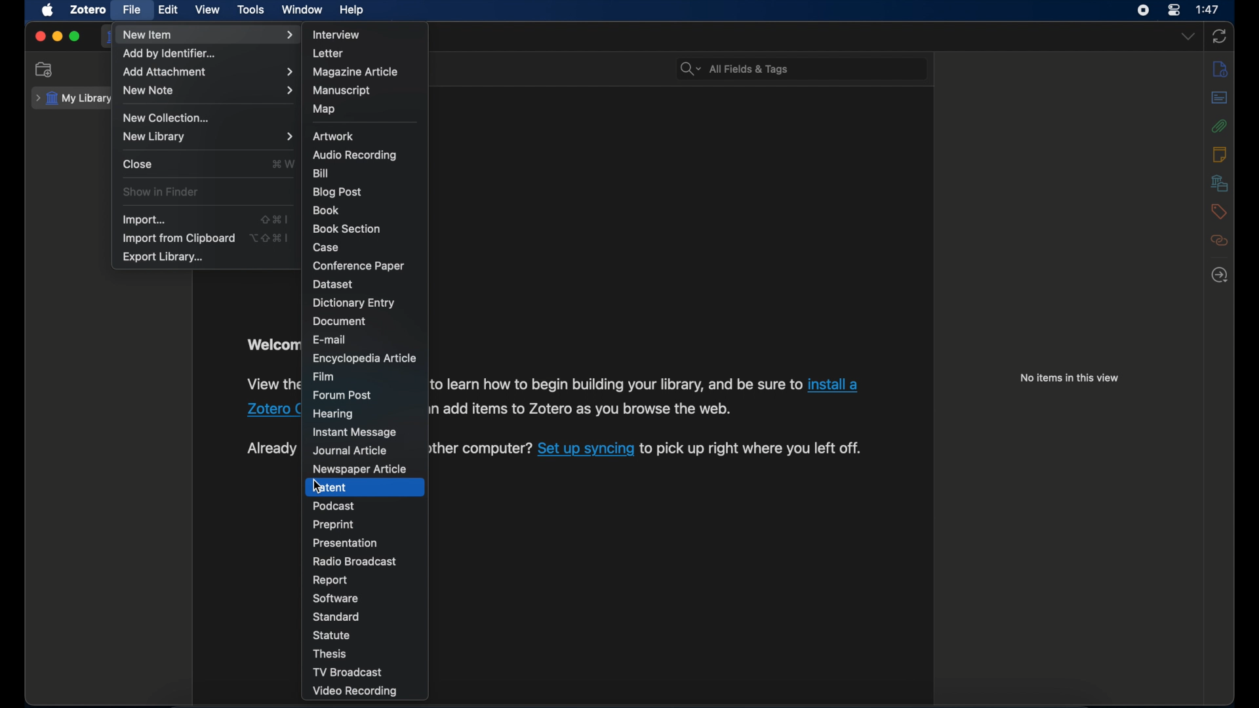 The height and width of the screenshot is (708, 1259). Describe the element at coordinates (251, 9) in the screenshot. I see `tools` at that location.